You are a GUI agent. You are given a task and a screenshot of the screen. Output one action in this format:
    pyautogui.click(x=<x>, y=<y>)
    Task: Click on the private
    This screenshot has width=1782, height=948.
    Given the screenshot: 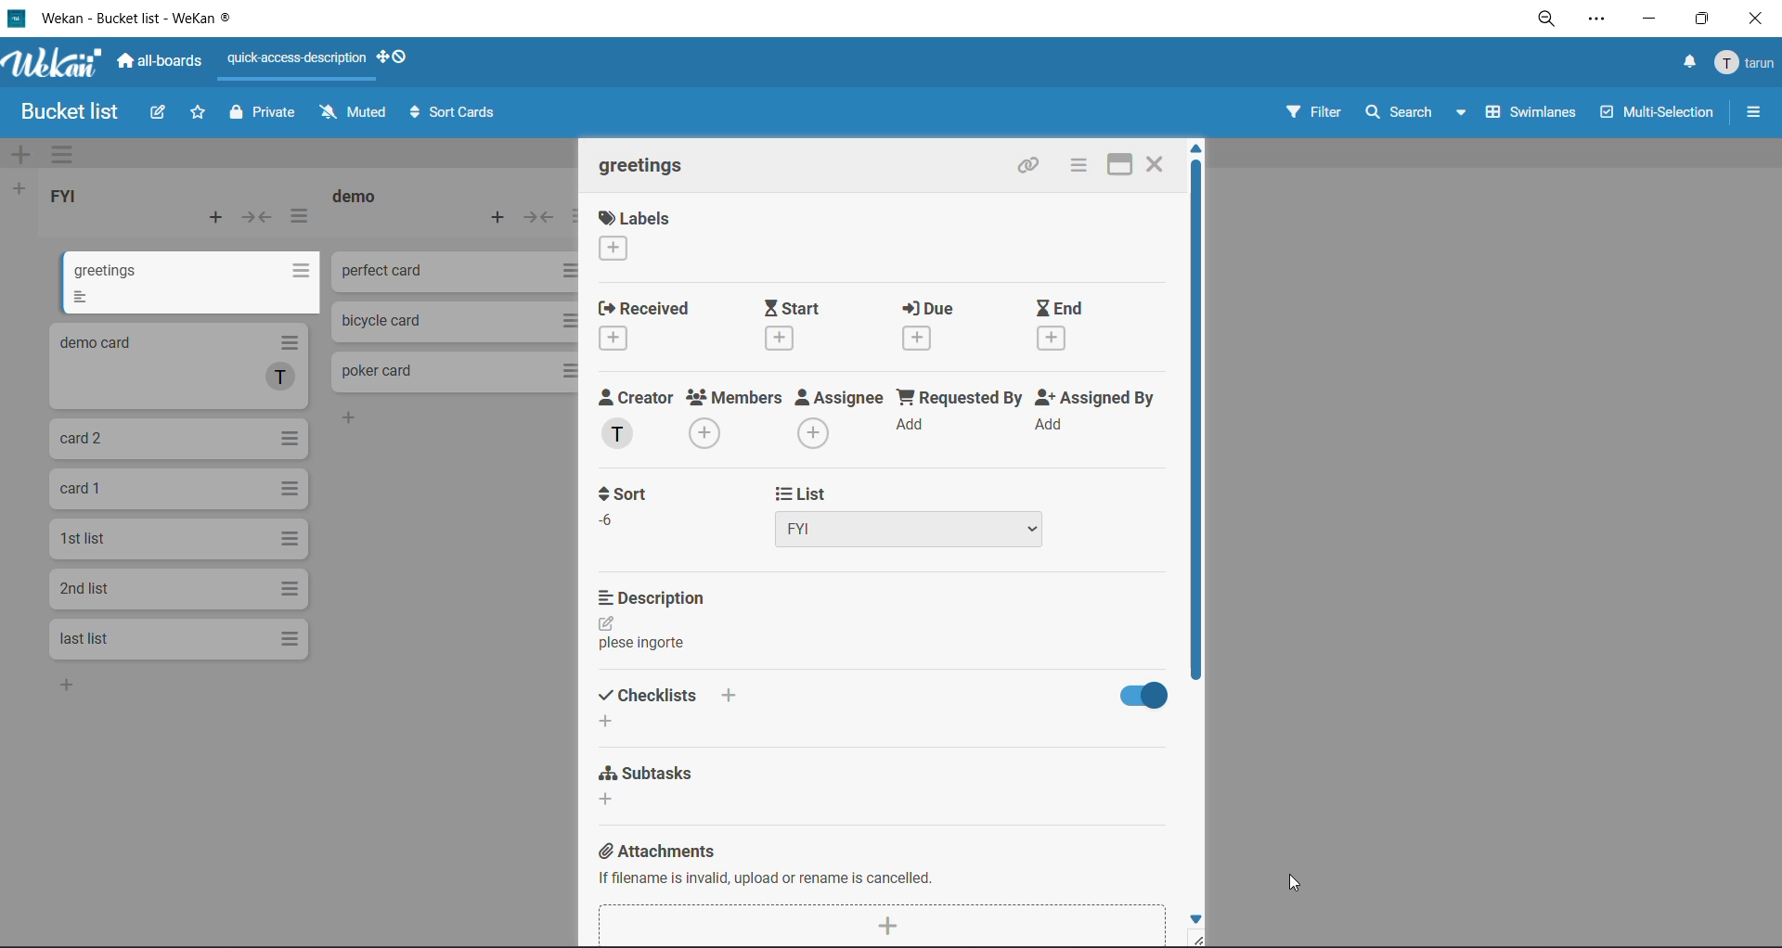 What is the action you would take?
    pyautogui.click(x=263, y=115)
    